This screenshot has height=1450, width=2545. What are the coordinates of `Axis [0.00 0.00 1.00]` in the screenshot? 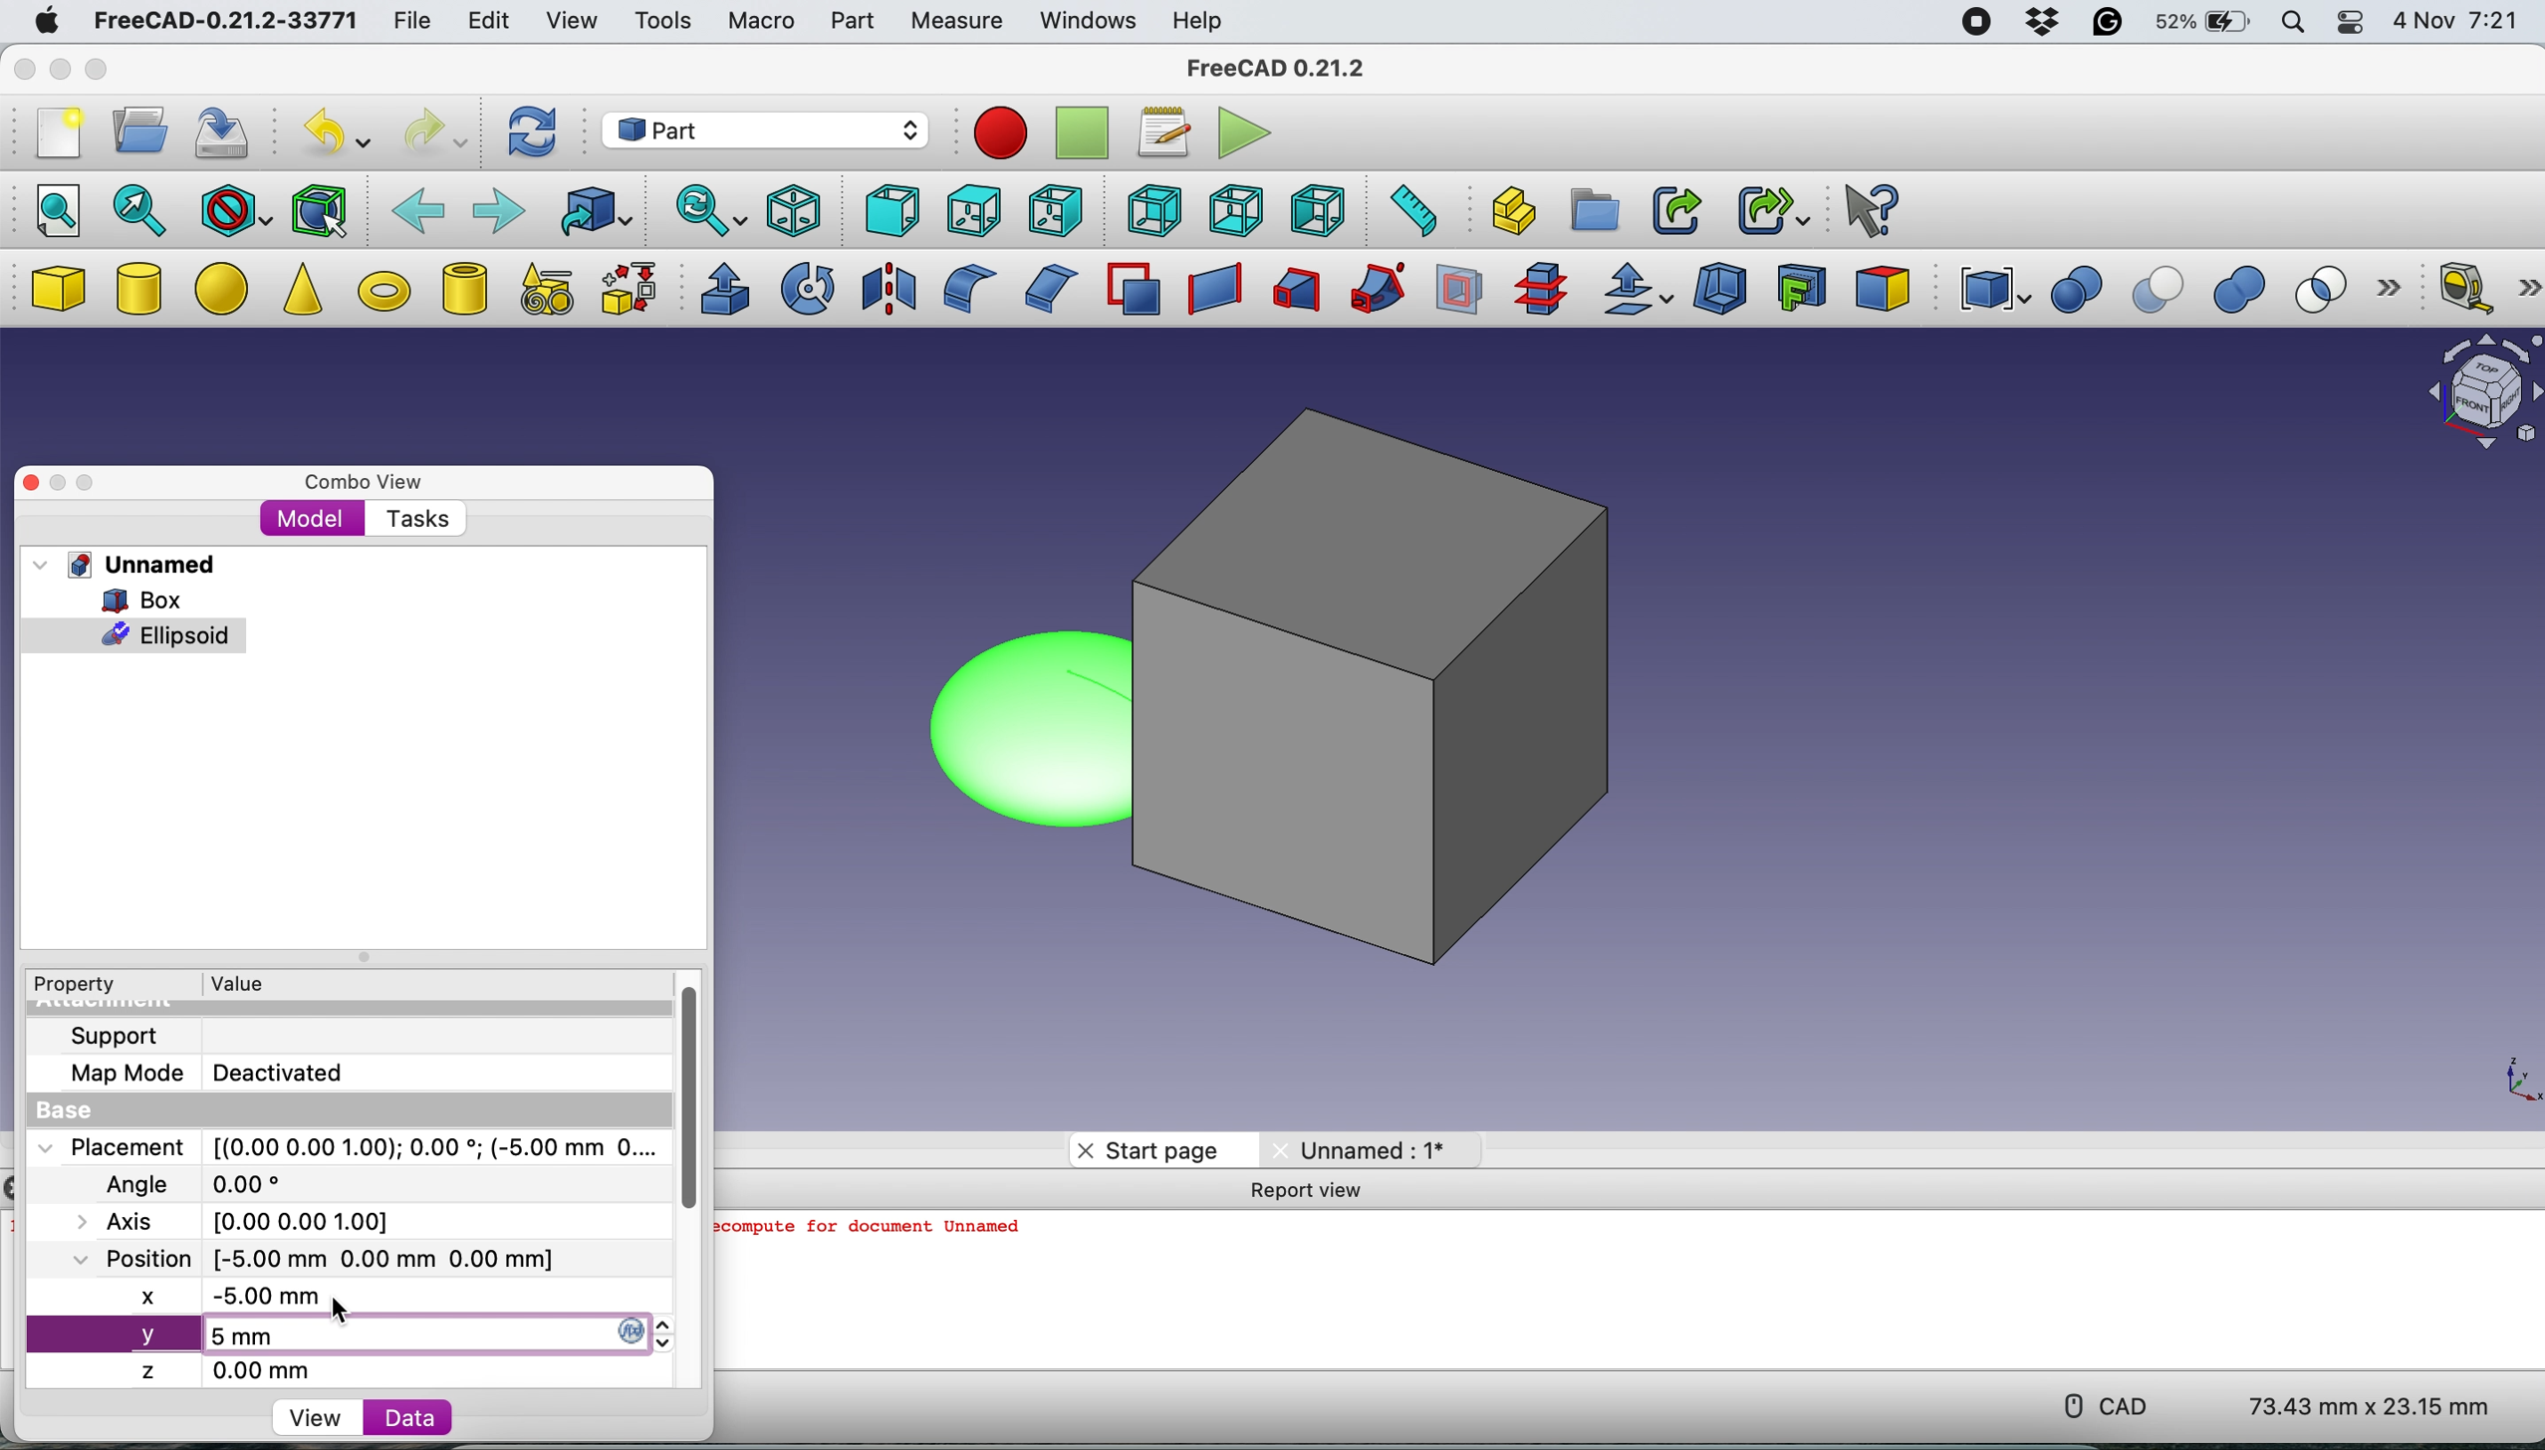 It's located at (245, 1219).